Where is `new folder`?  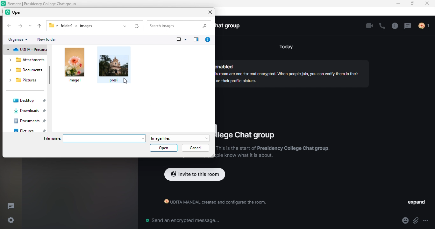
new folder is located at coordinates (51, 40).